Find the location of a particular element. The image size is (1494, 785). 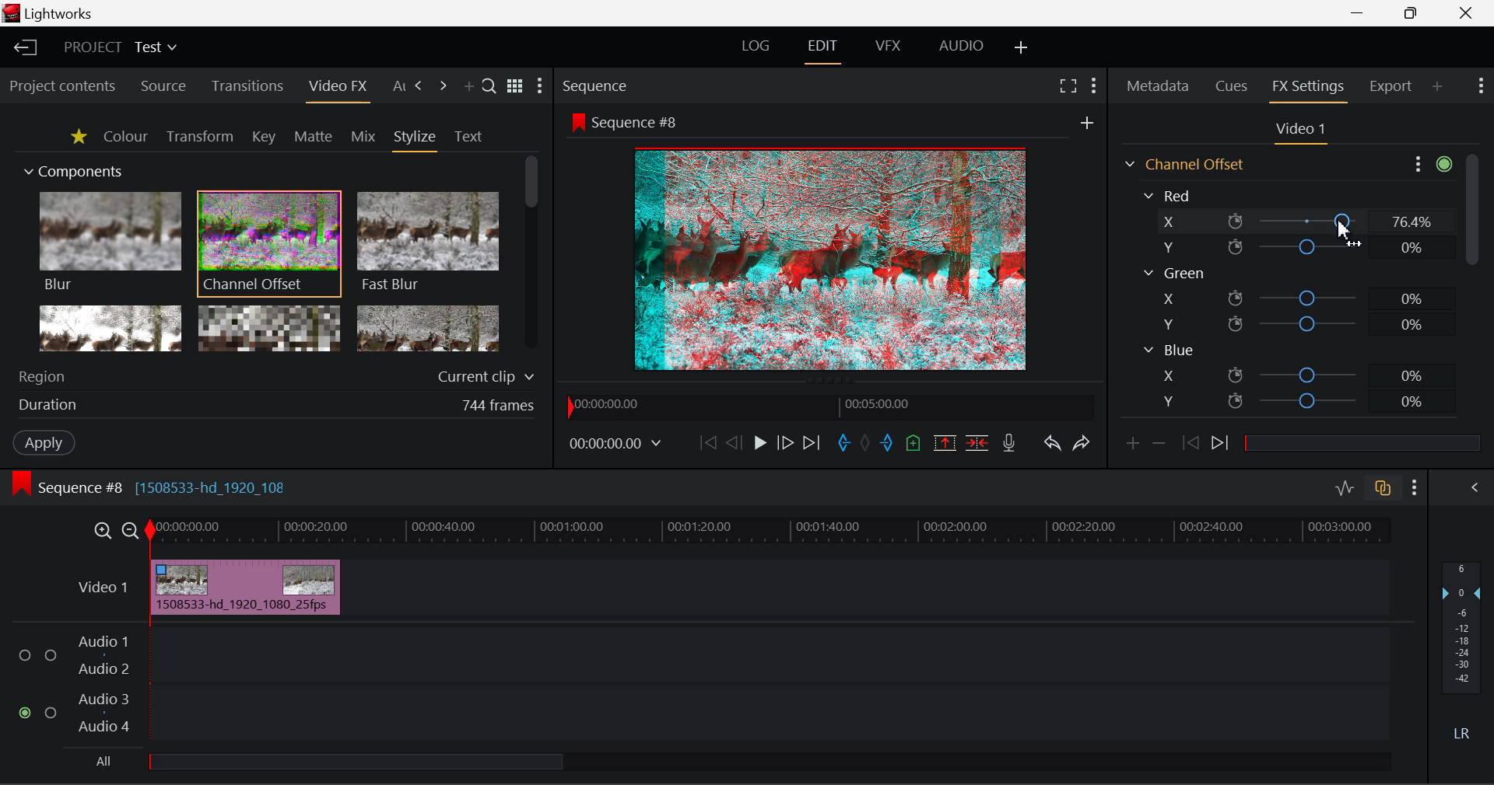

Posterize is located at coordinates (428, 326).